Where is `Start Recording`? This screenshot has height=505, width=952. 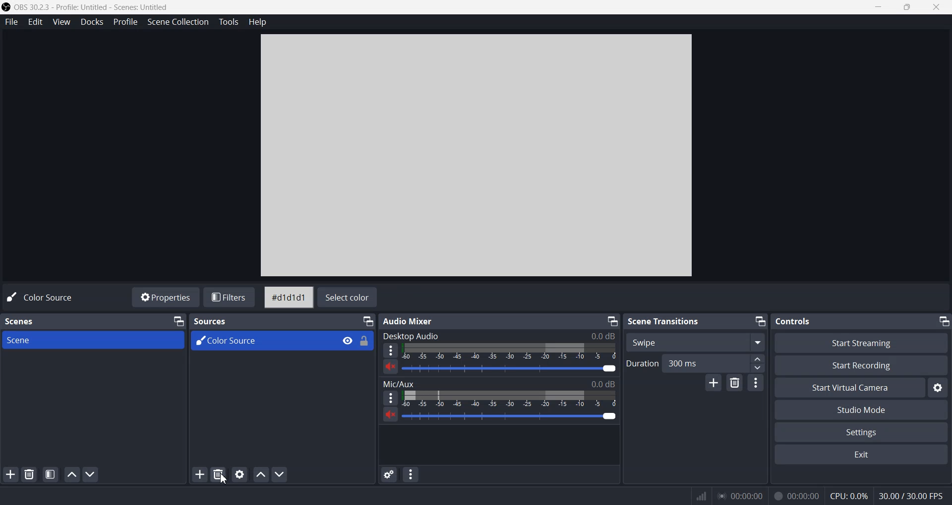 Start Recording is located at coordinates (862, 365).